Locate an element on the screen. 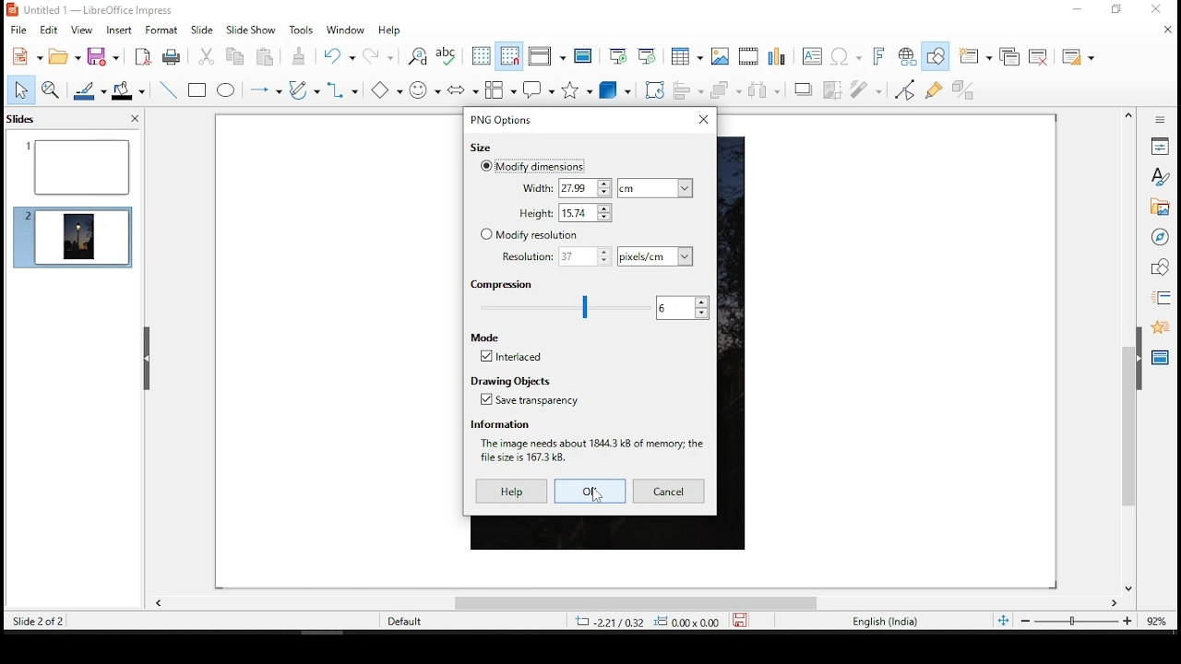 This screenshot has height=664, width=1181. acrobat as pdf is located at coordinates (143, 56).